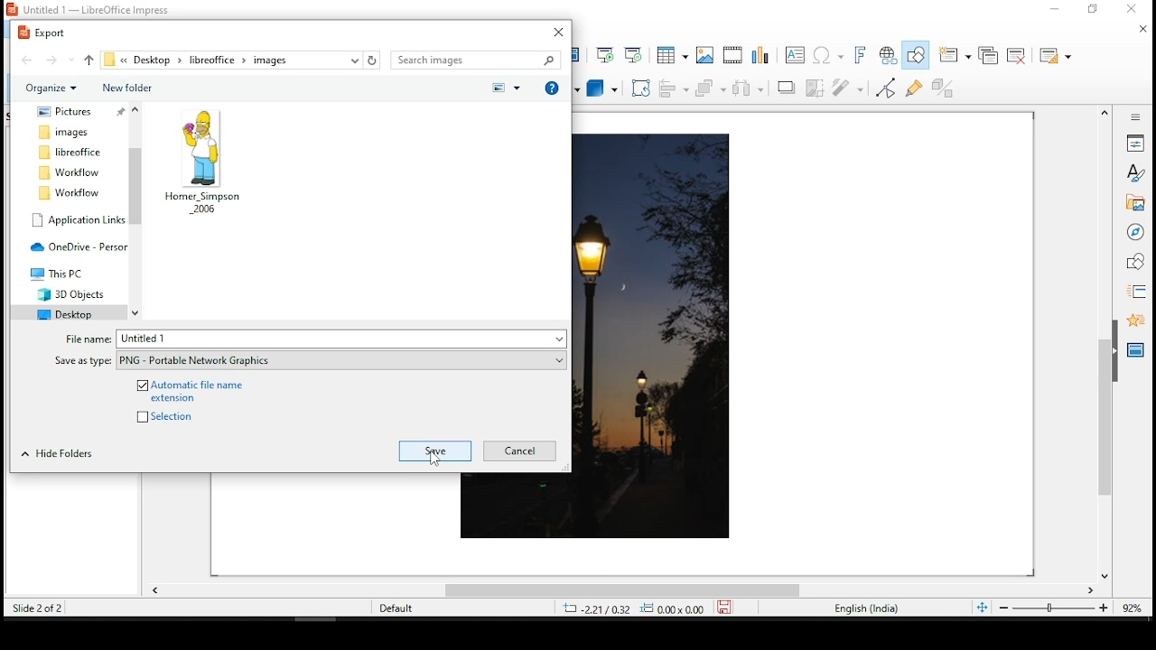 The width and height of the screenshot is (1156, 650). What do you see at coordinates (579, 54) in the screenshot?
I see `master slide` at bounding box center [579, 54].